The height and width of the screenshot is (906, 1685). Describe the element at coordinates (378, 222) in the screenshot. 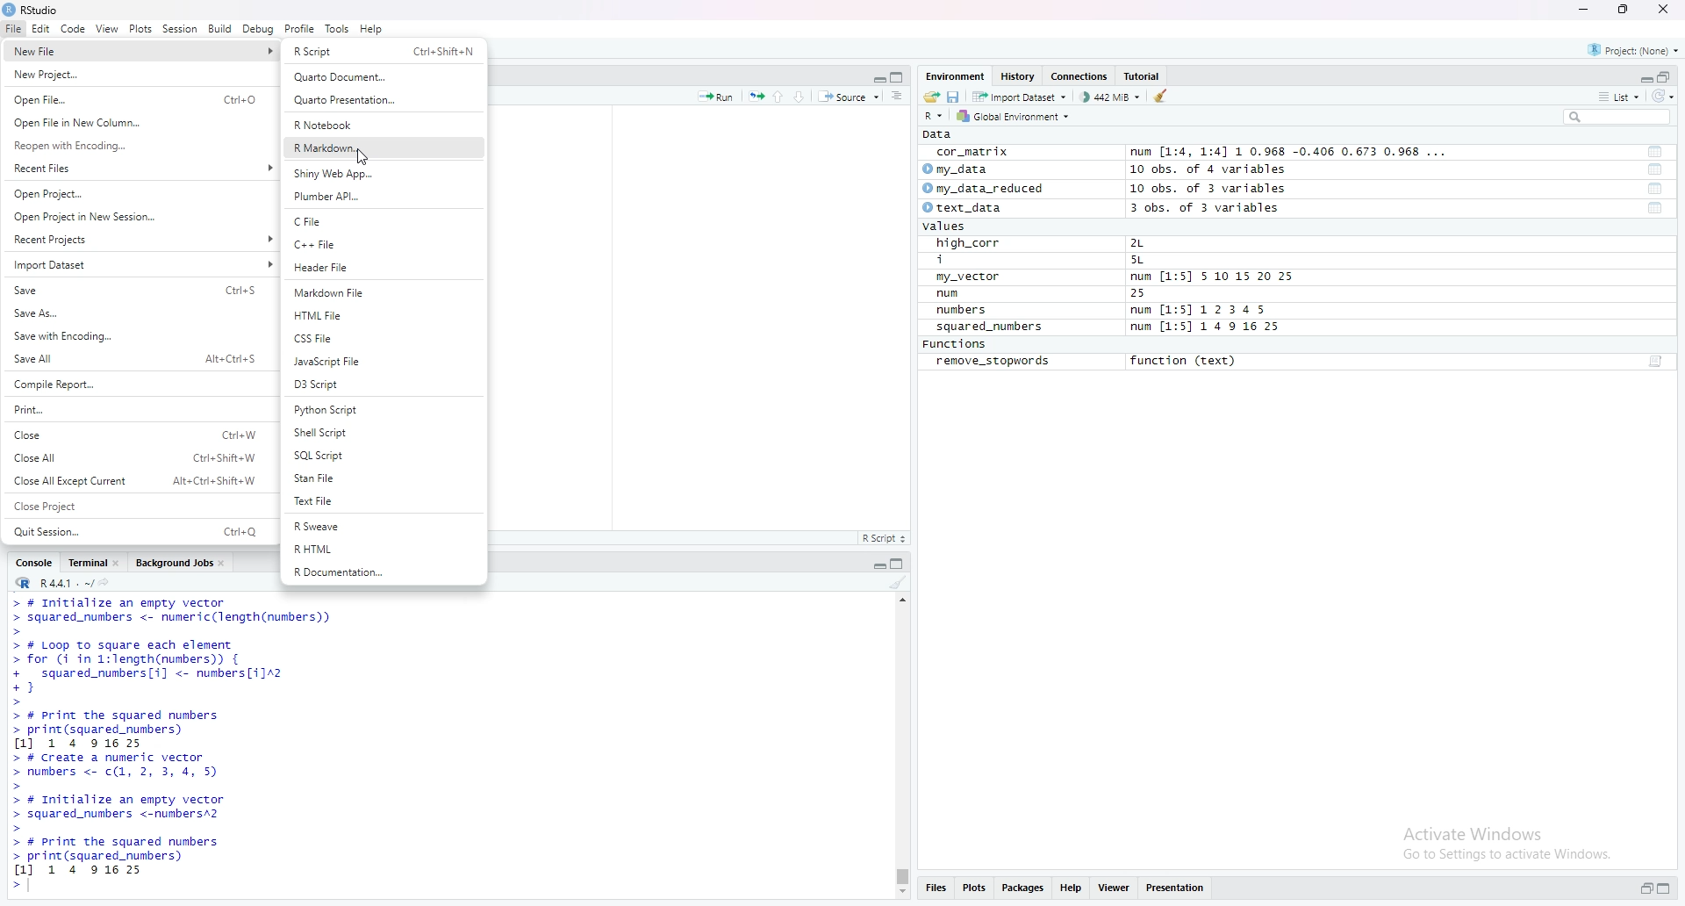

I see `C File` at that location.